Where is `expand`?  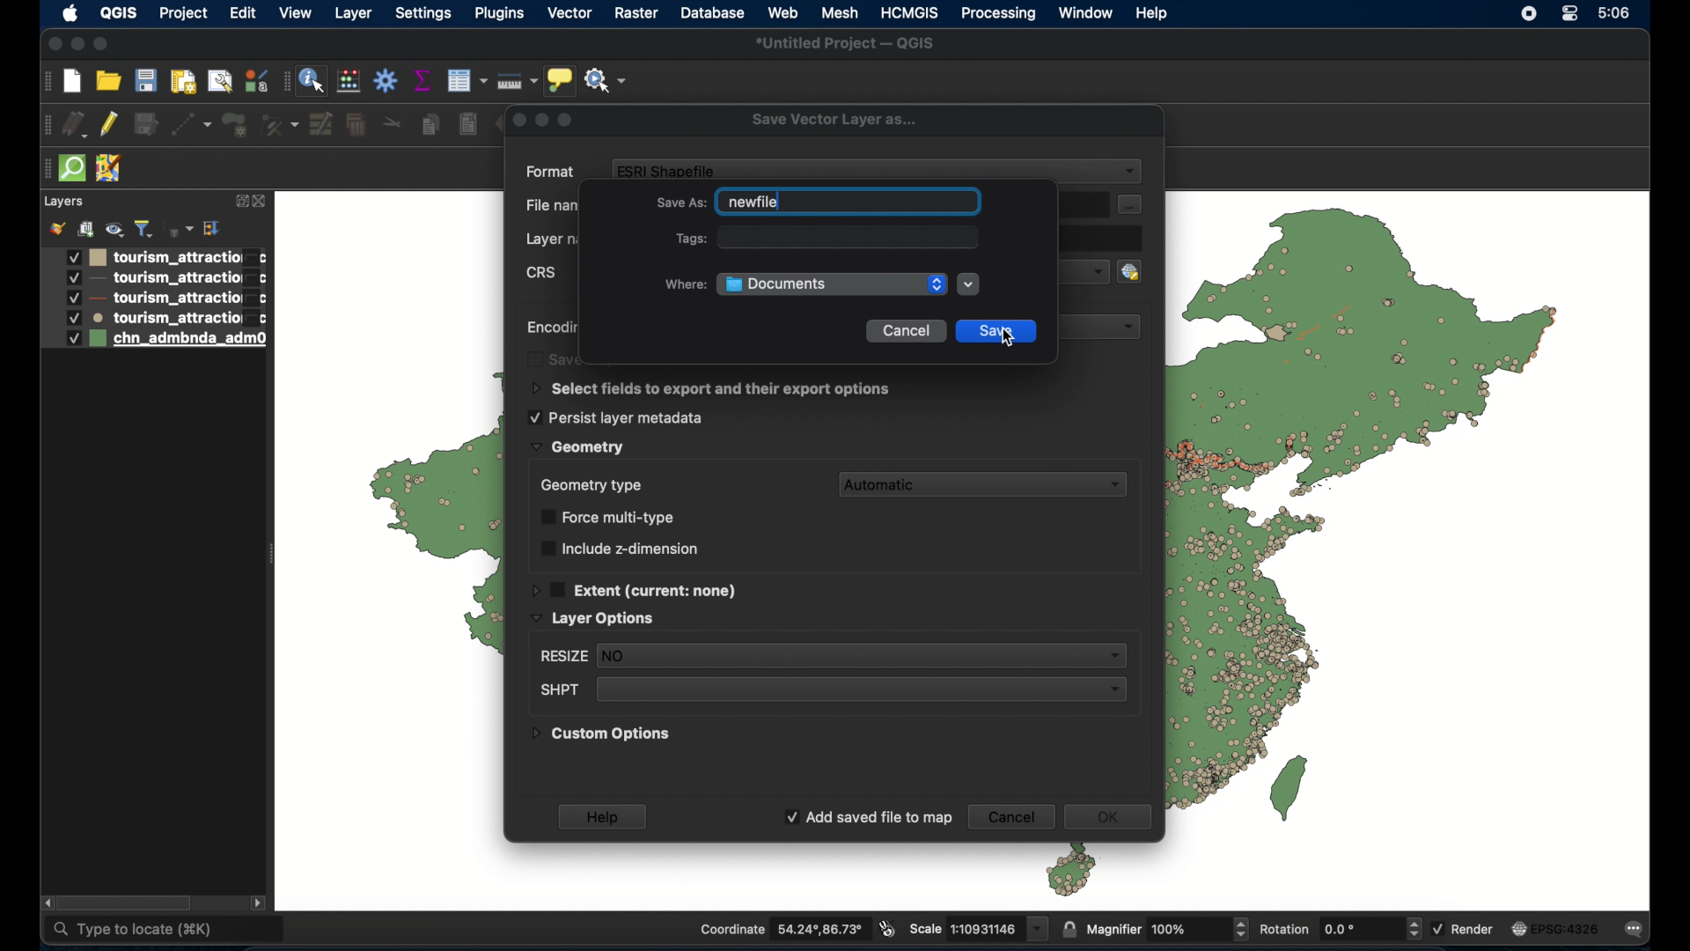 expand is located at coordinates (239, 202).